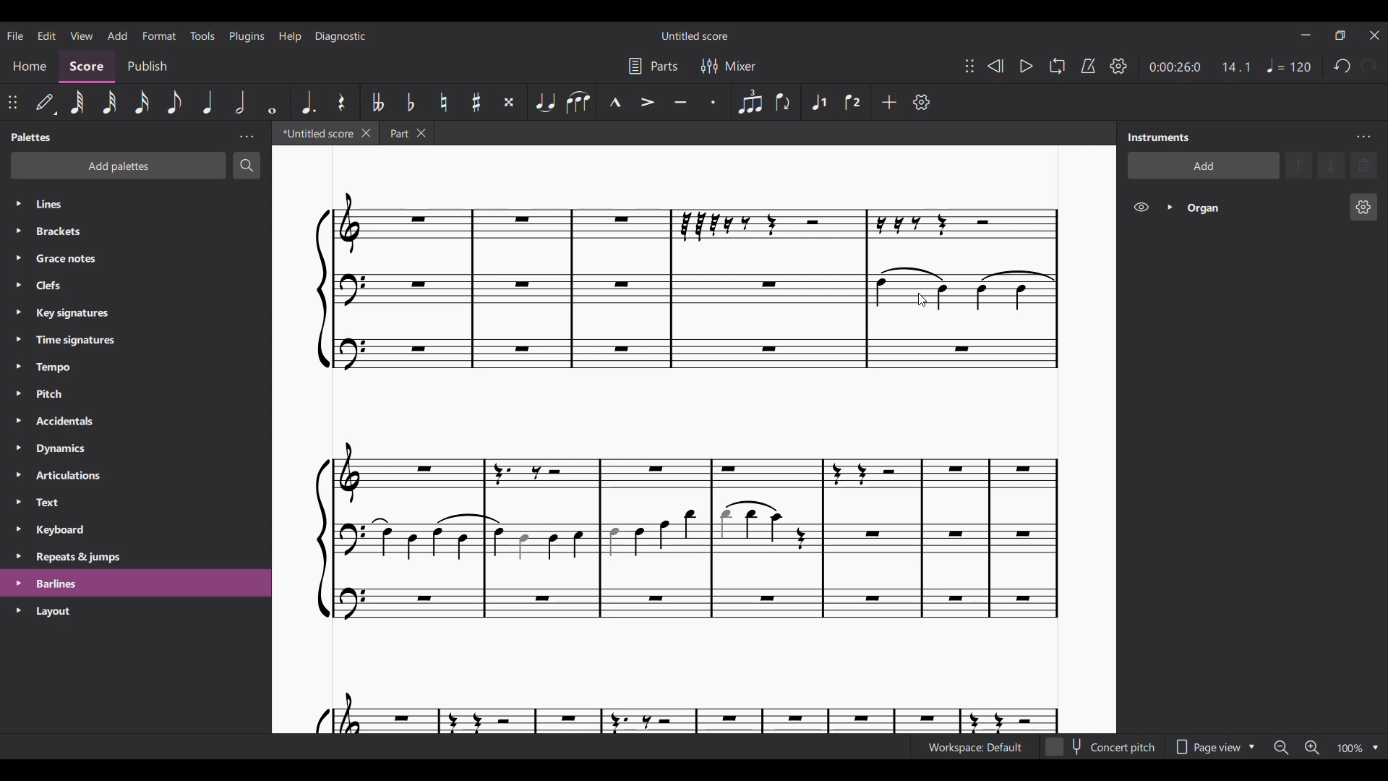 Image resolution: width=1388 pixels, height=781 pixels. I want to click on Hide Organ on score, so click(1141, 207).